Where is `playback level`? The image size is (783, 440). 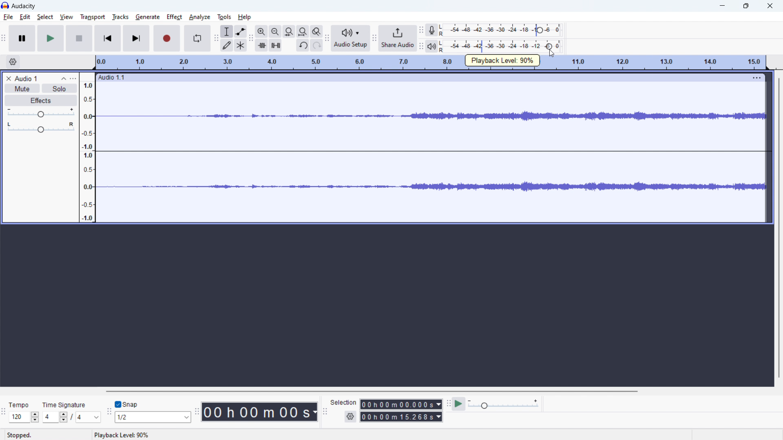
playback level is located at coordinates (500, 46).